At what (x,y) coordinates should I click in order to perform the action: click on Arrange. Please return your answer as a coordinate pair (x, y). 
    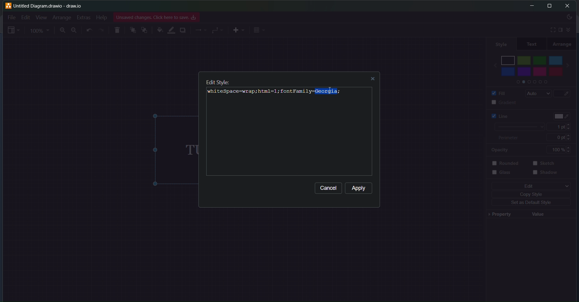
    Looking at the image, I should click on (62, 17).